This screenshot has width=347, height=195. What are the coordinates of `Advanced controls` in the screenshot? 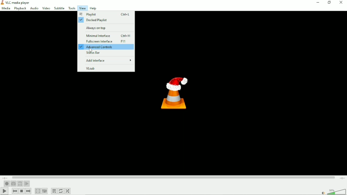 It's located at (106, 47).